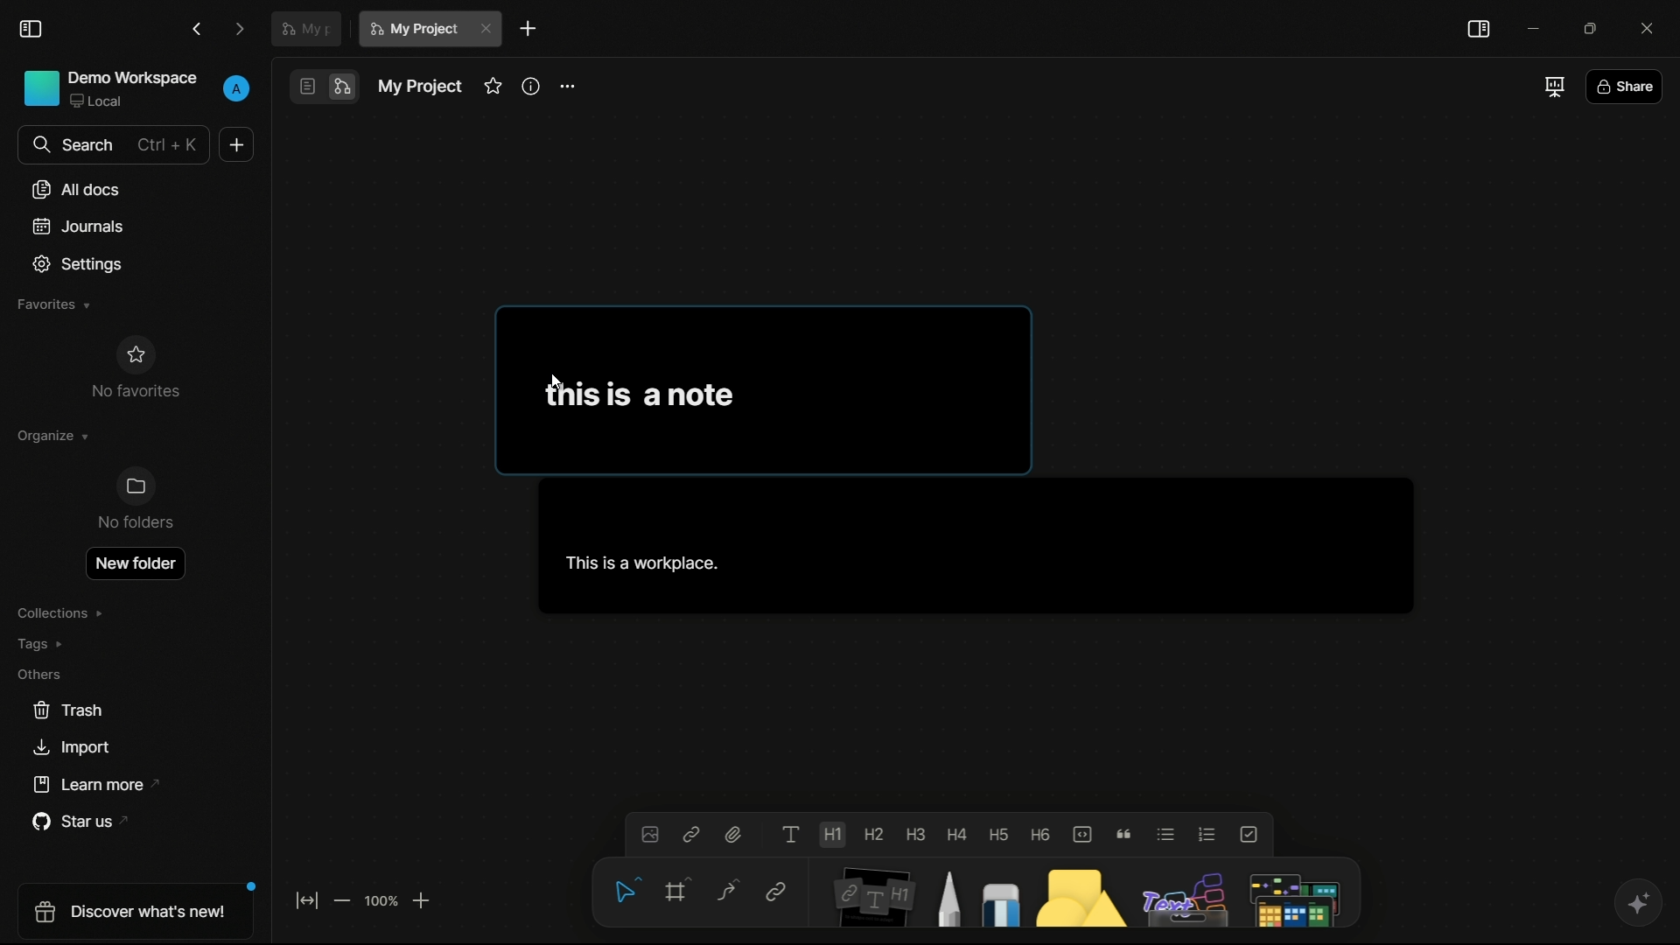 The width and height of the screenshot is (1680, 945). I want to click on frame, so click(674, 894).